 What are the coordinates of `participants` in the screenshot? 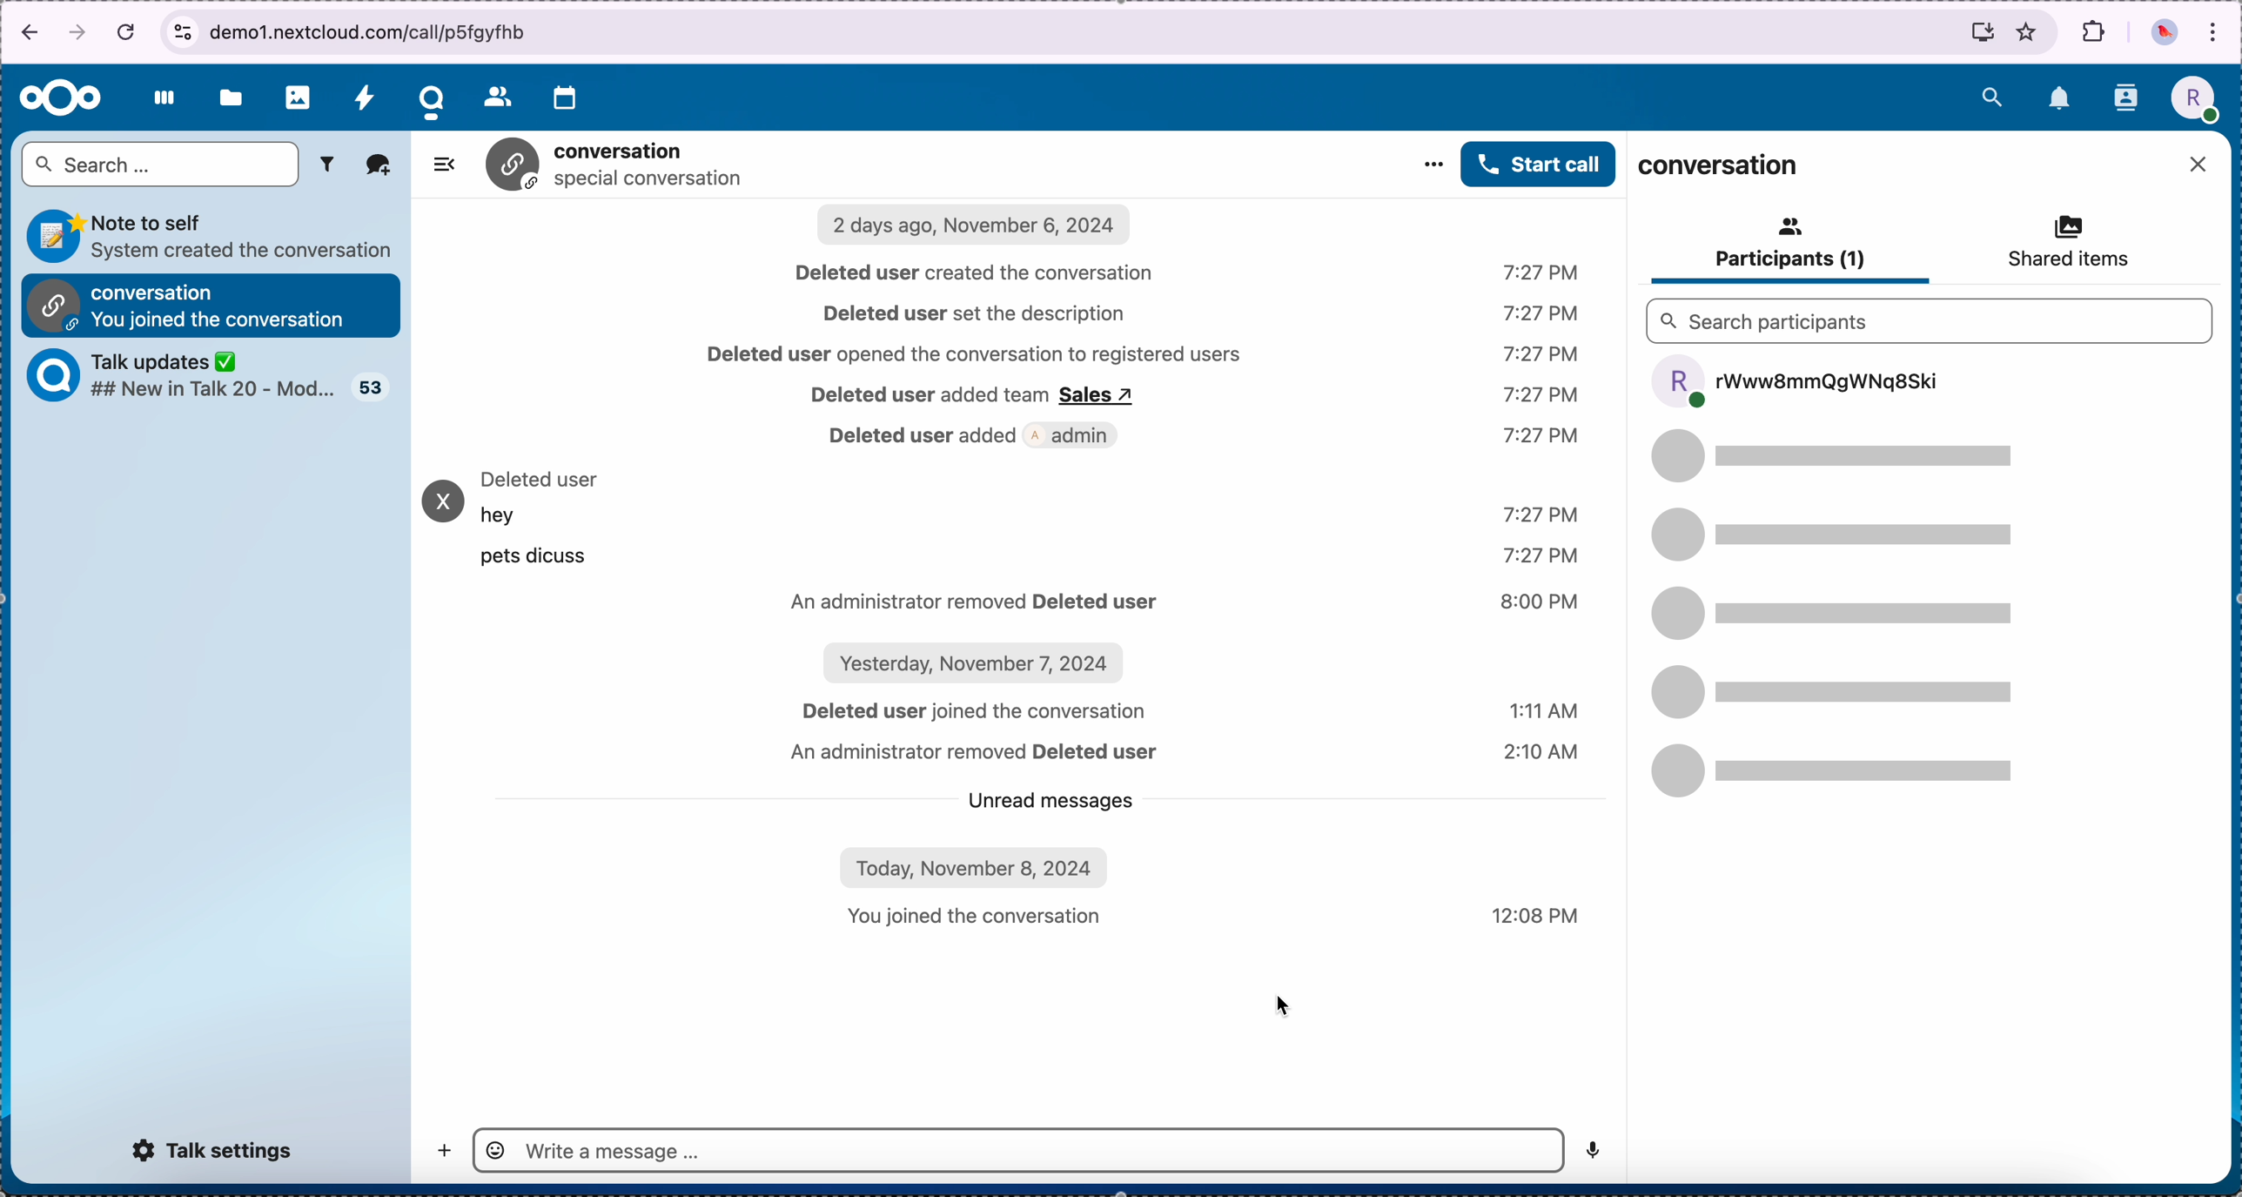 It's located at (1794, 382).